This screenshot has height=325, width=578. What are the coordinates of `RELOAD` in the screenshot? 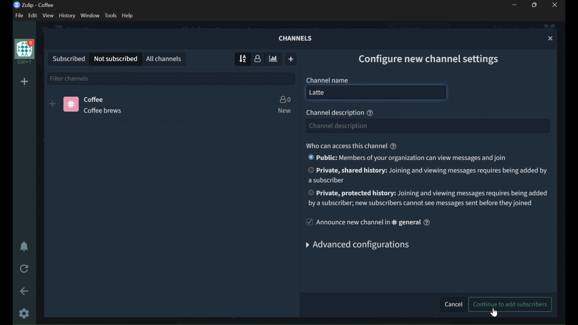 It's located at (25, 268).